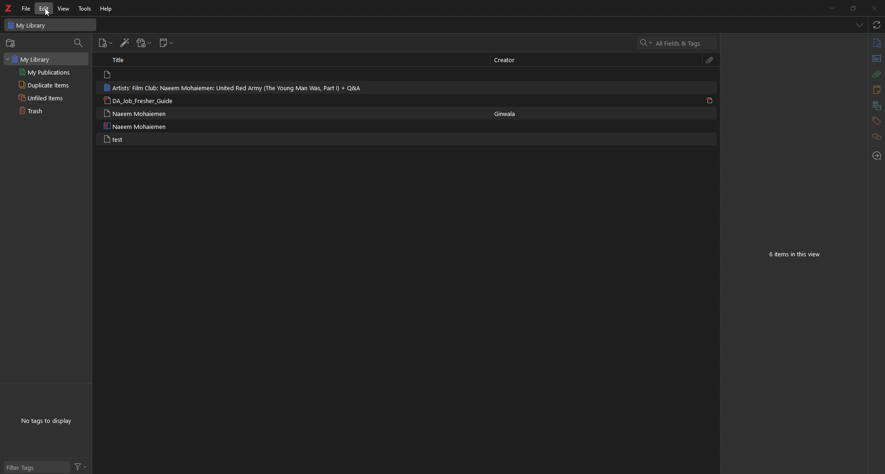 This screenshot has width=885, height=474. I want to click on pdf, so click(710, 100).